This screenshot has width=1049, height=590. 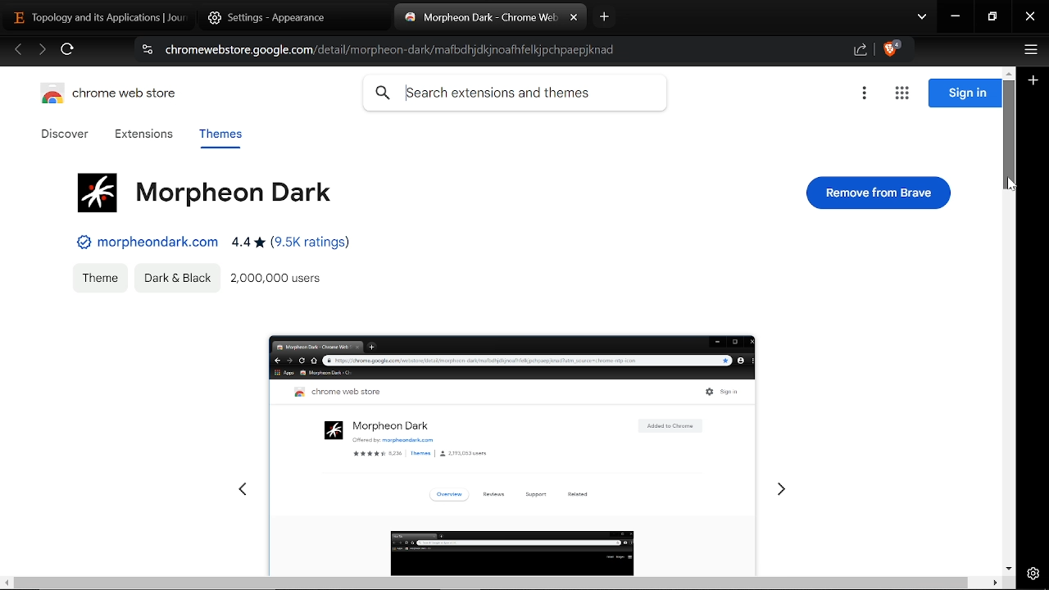 What do you see at coordinates (994, 583) in the screenshot?
I see `MOve right` at bounding box center [994, 583].